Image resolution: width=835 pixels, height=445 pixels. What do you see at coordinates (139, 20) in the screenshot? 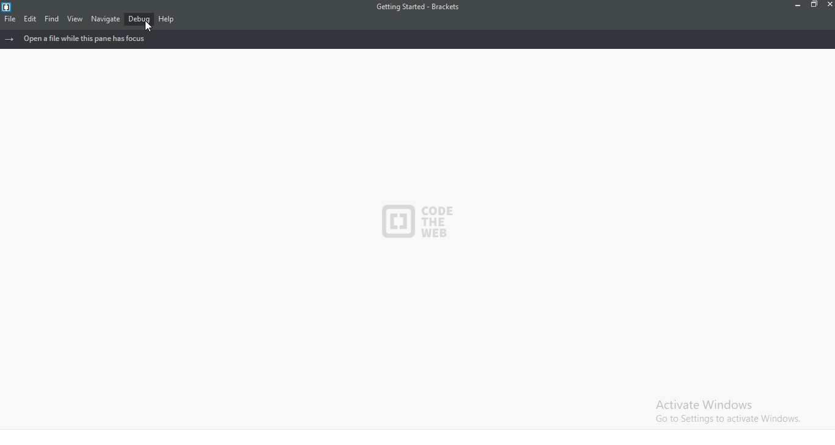
I see `debug` at bounding box center [139, 20].